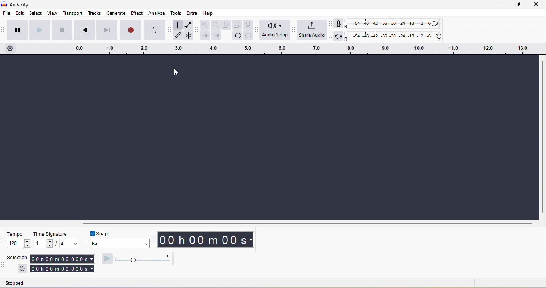 The width and height of the screenshot is (546, 288). What do you see at coordinates (137, 14) in the screenshot?
I see `effect` at bounding box center [137, 14].